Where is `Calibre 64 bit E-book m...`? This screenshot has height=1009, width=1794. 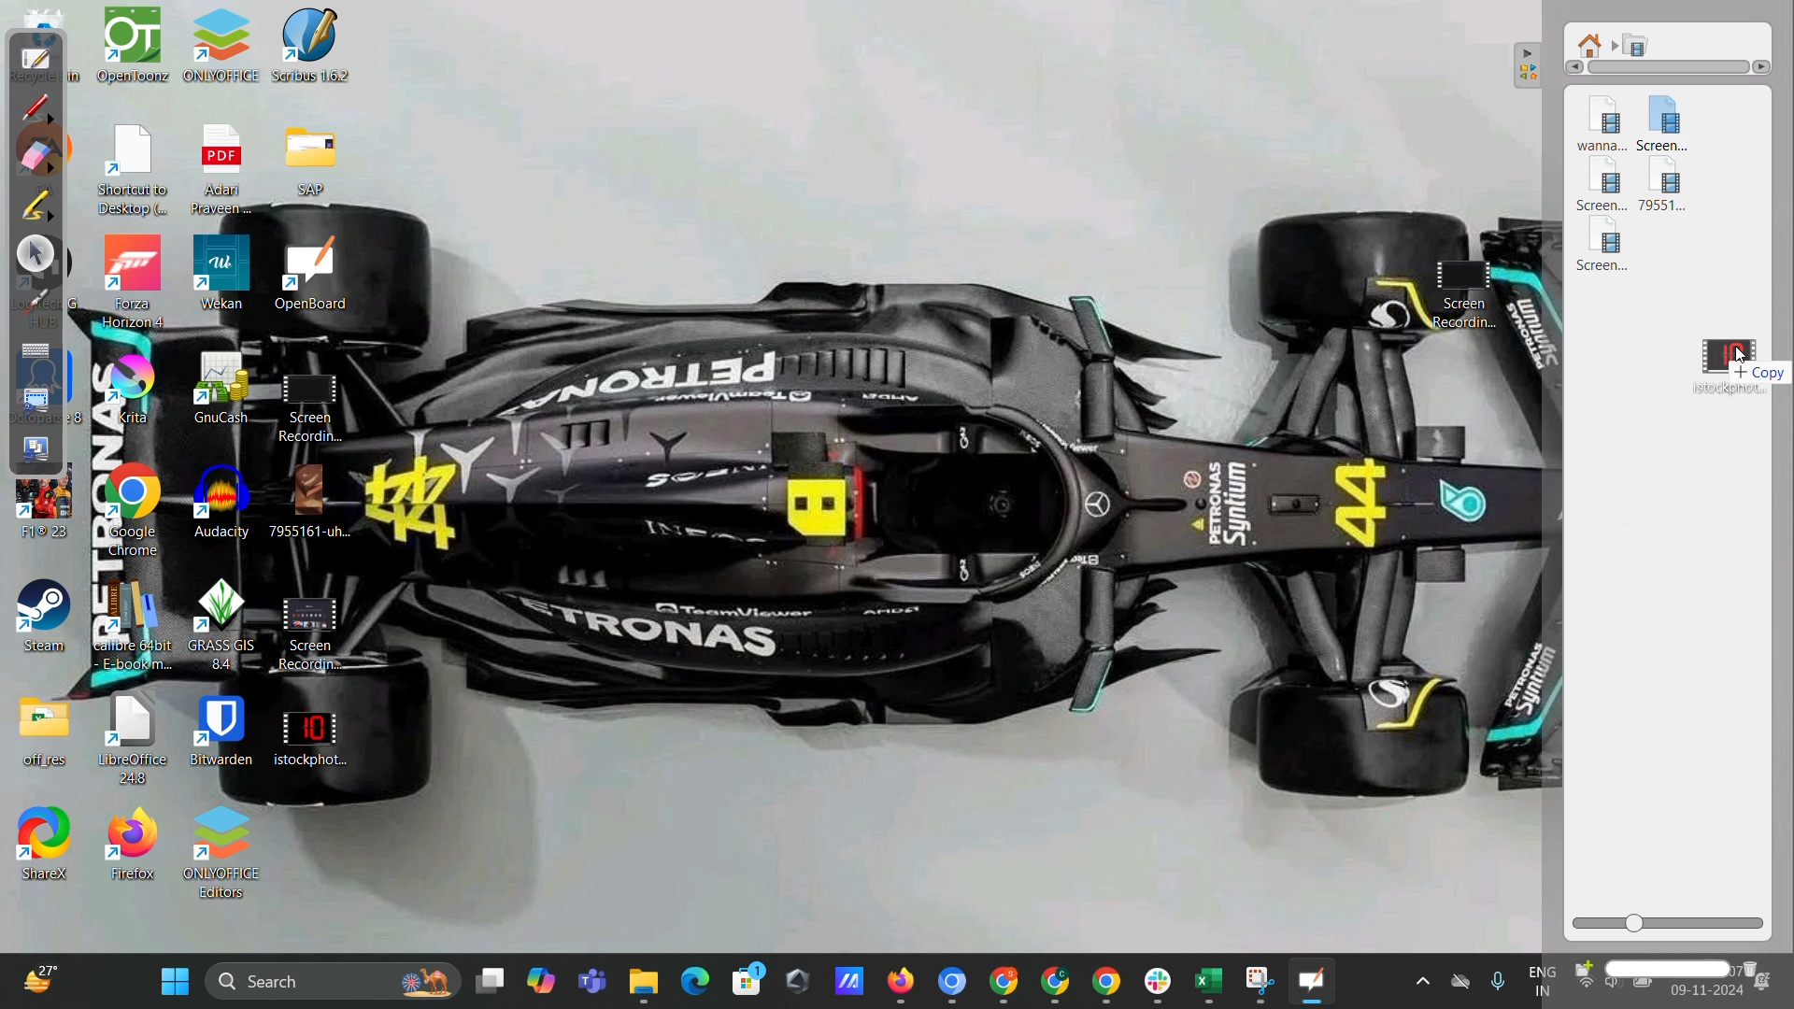
Calibre 64 bit E-book m... is located at coordinates (141, 622).